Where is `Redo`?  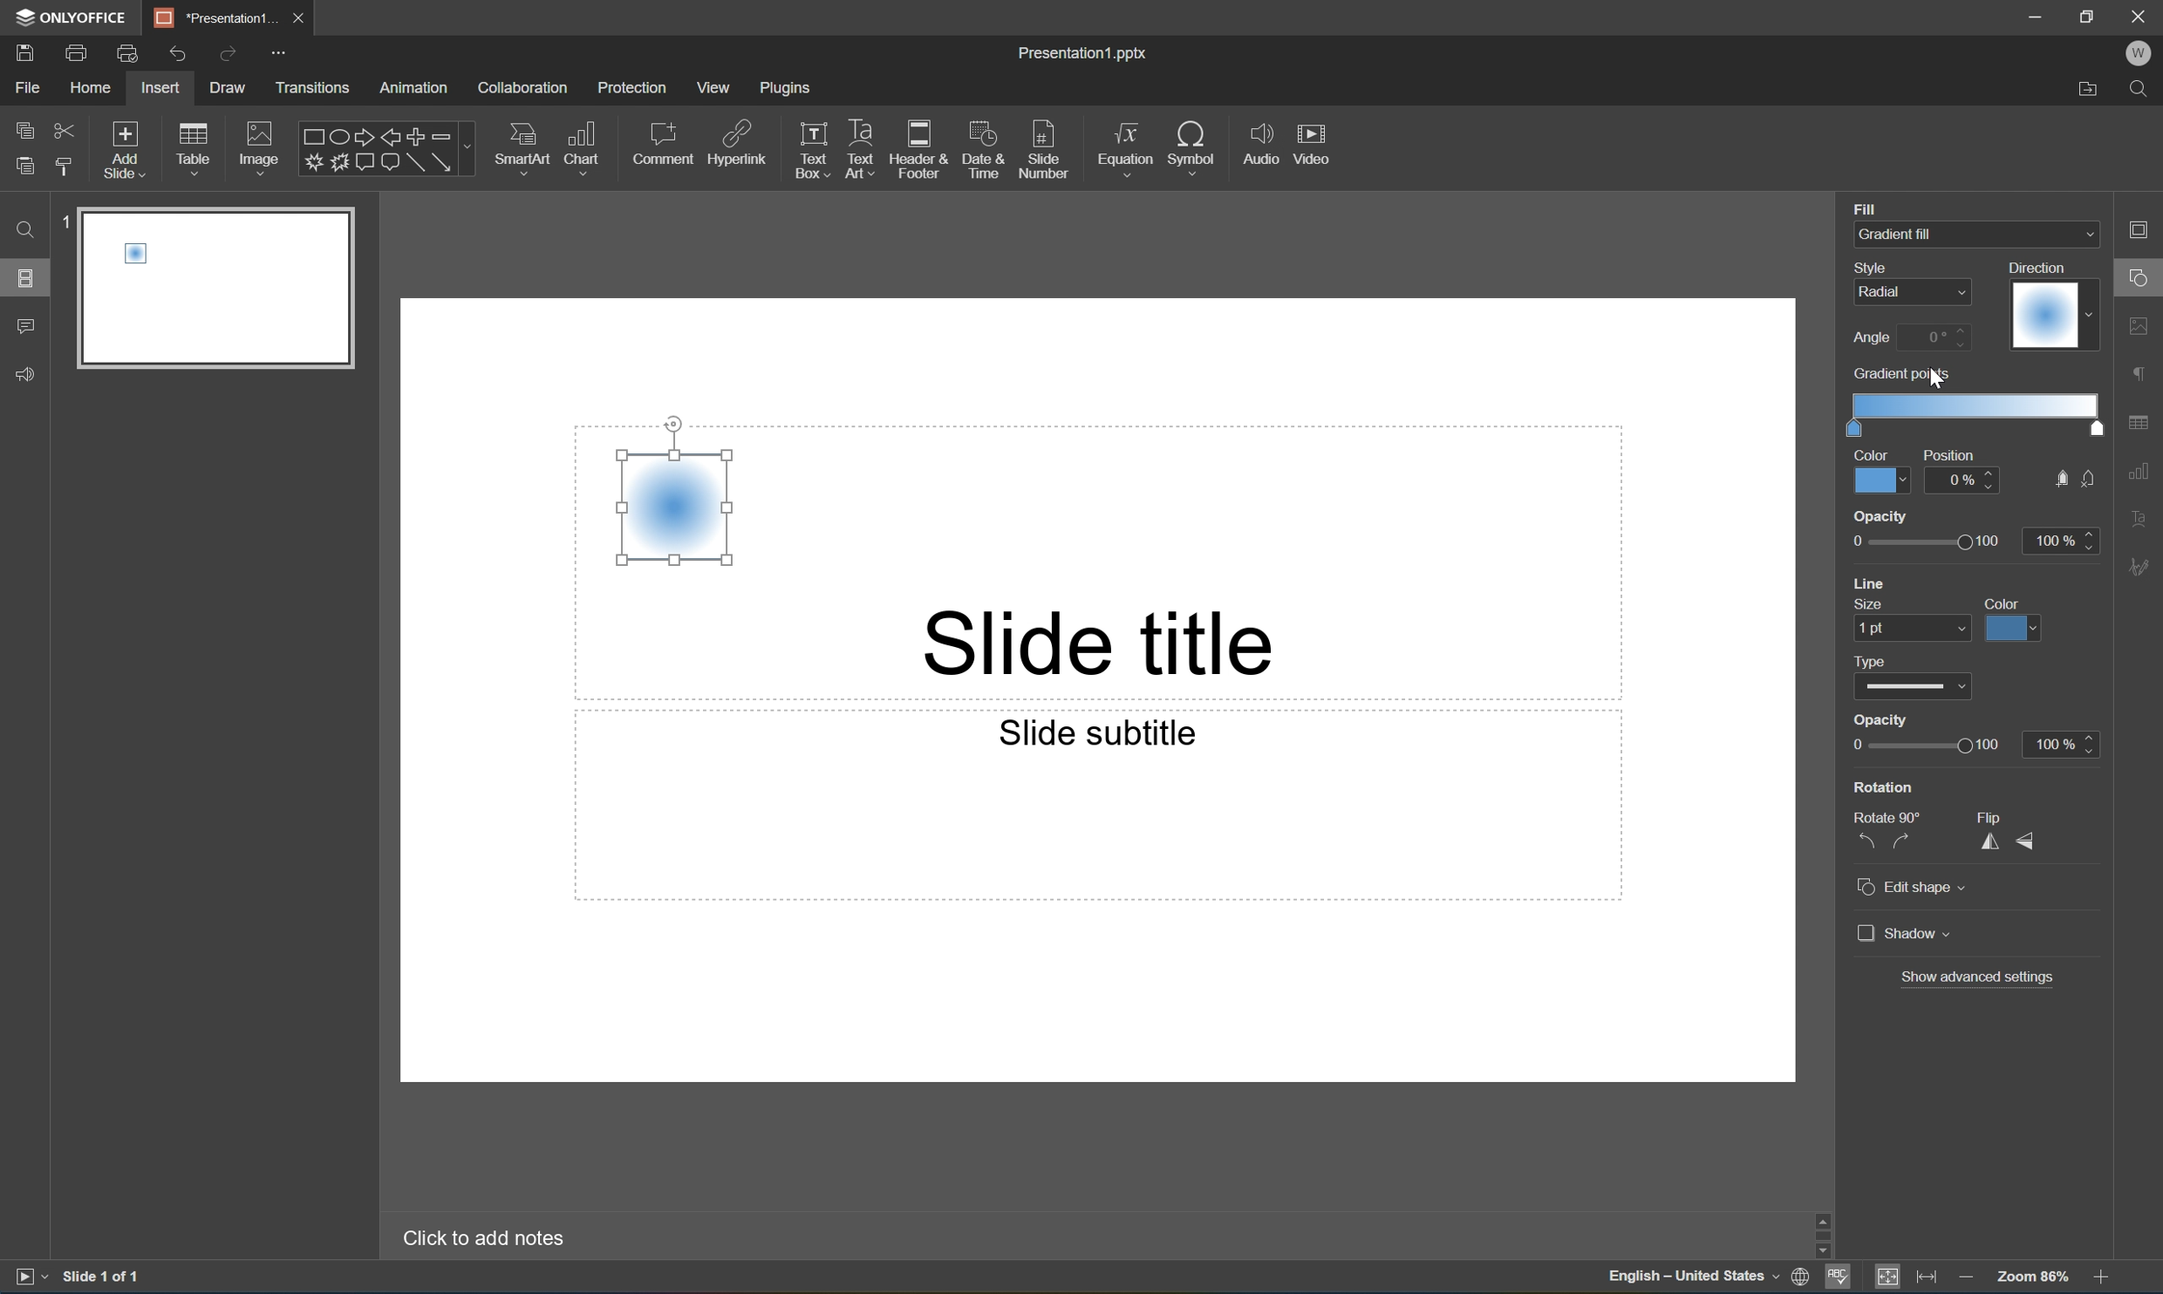
Redo is located at coordinates (226, 56).